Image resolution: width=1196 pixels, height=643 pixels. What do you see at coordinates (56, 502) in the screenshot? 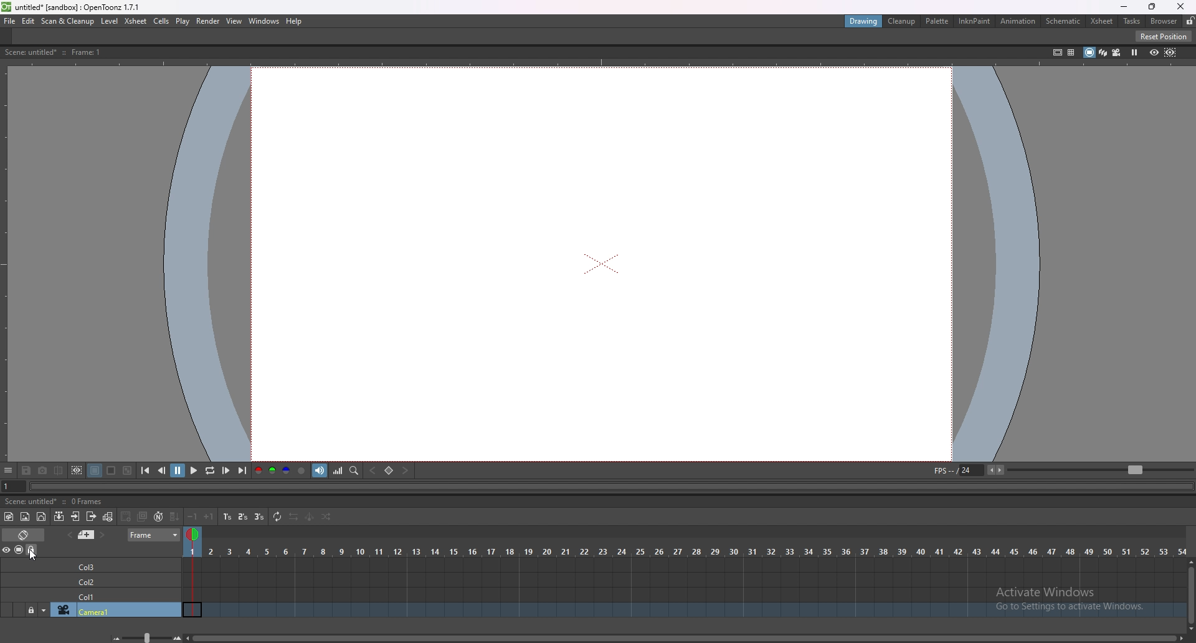
I see `description` at bounding box center [56, 502].